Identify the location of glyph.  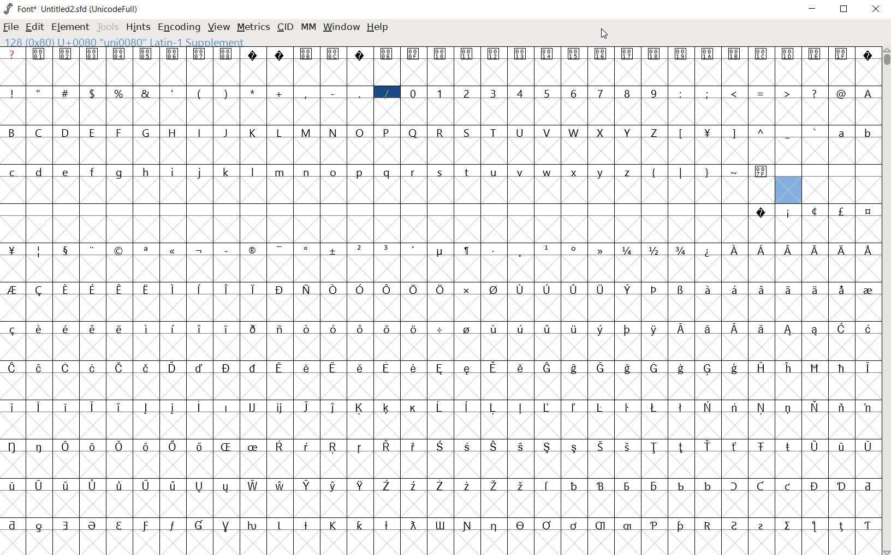
(414, 368).